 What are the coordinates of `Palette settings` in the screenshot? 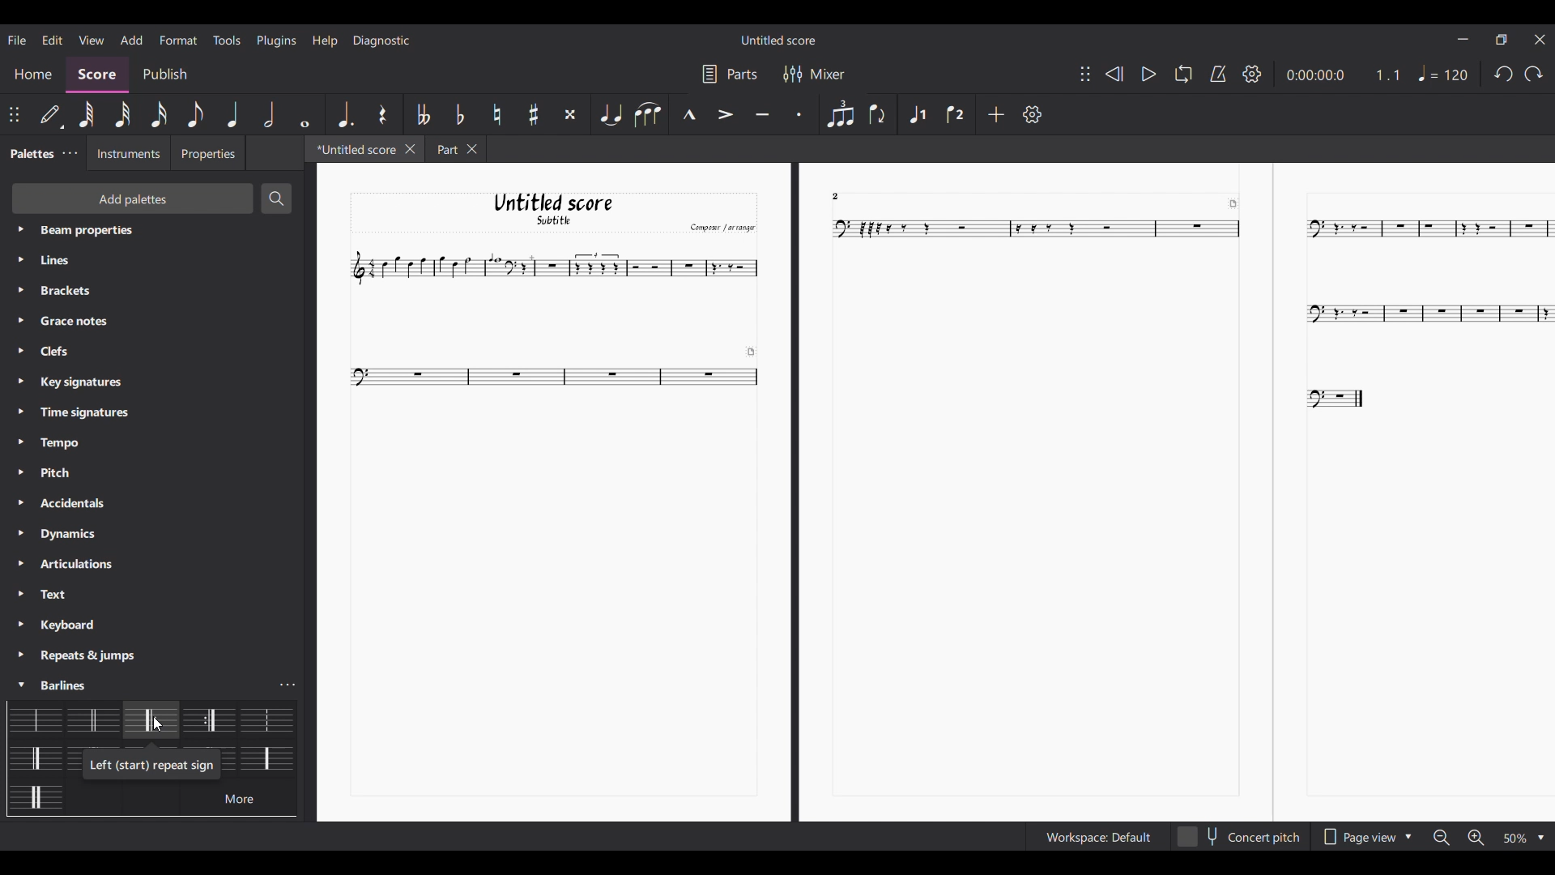 It's located at (96, 233).